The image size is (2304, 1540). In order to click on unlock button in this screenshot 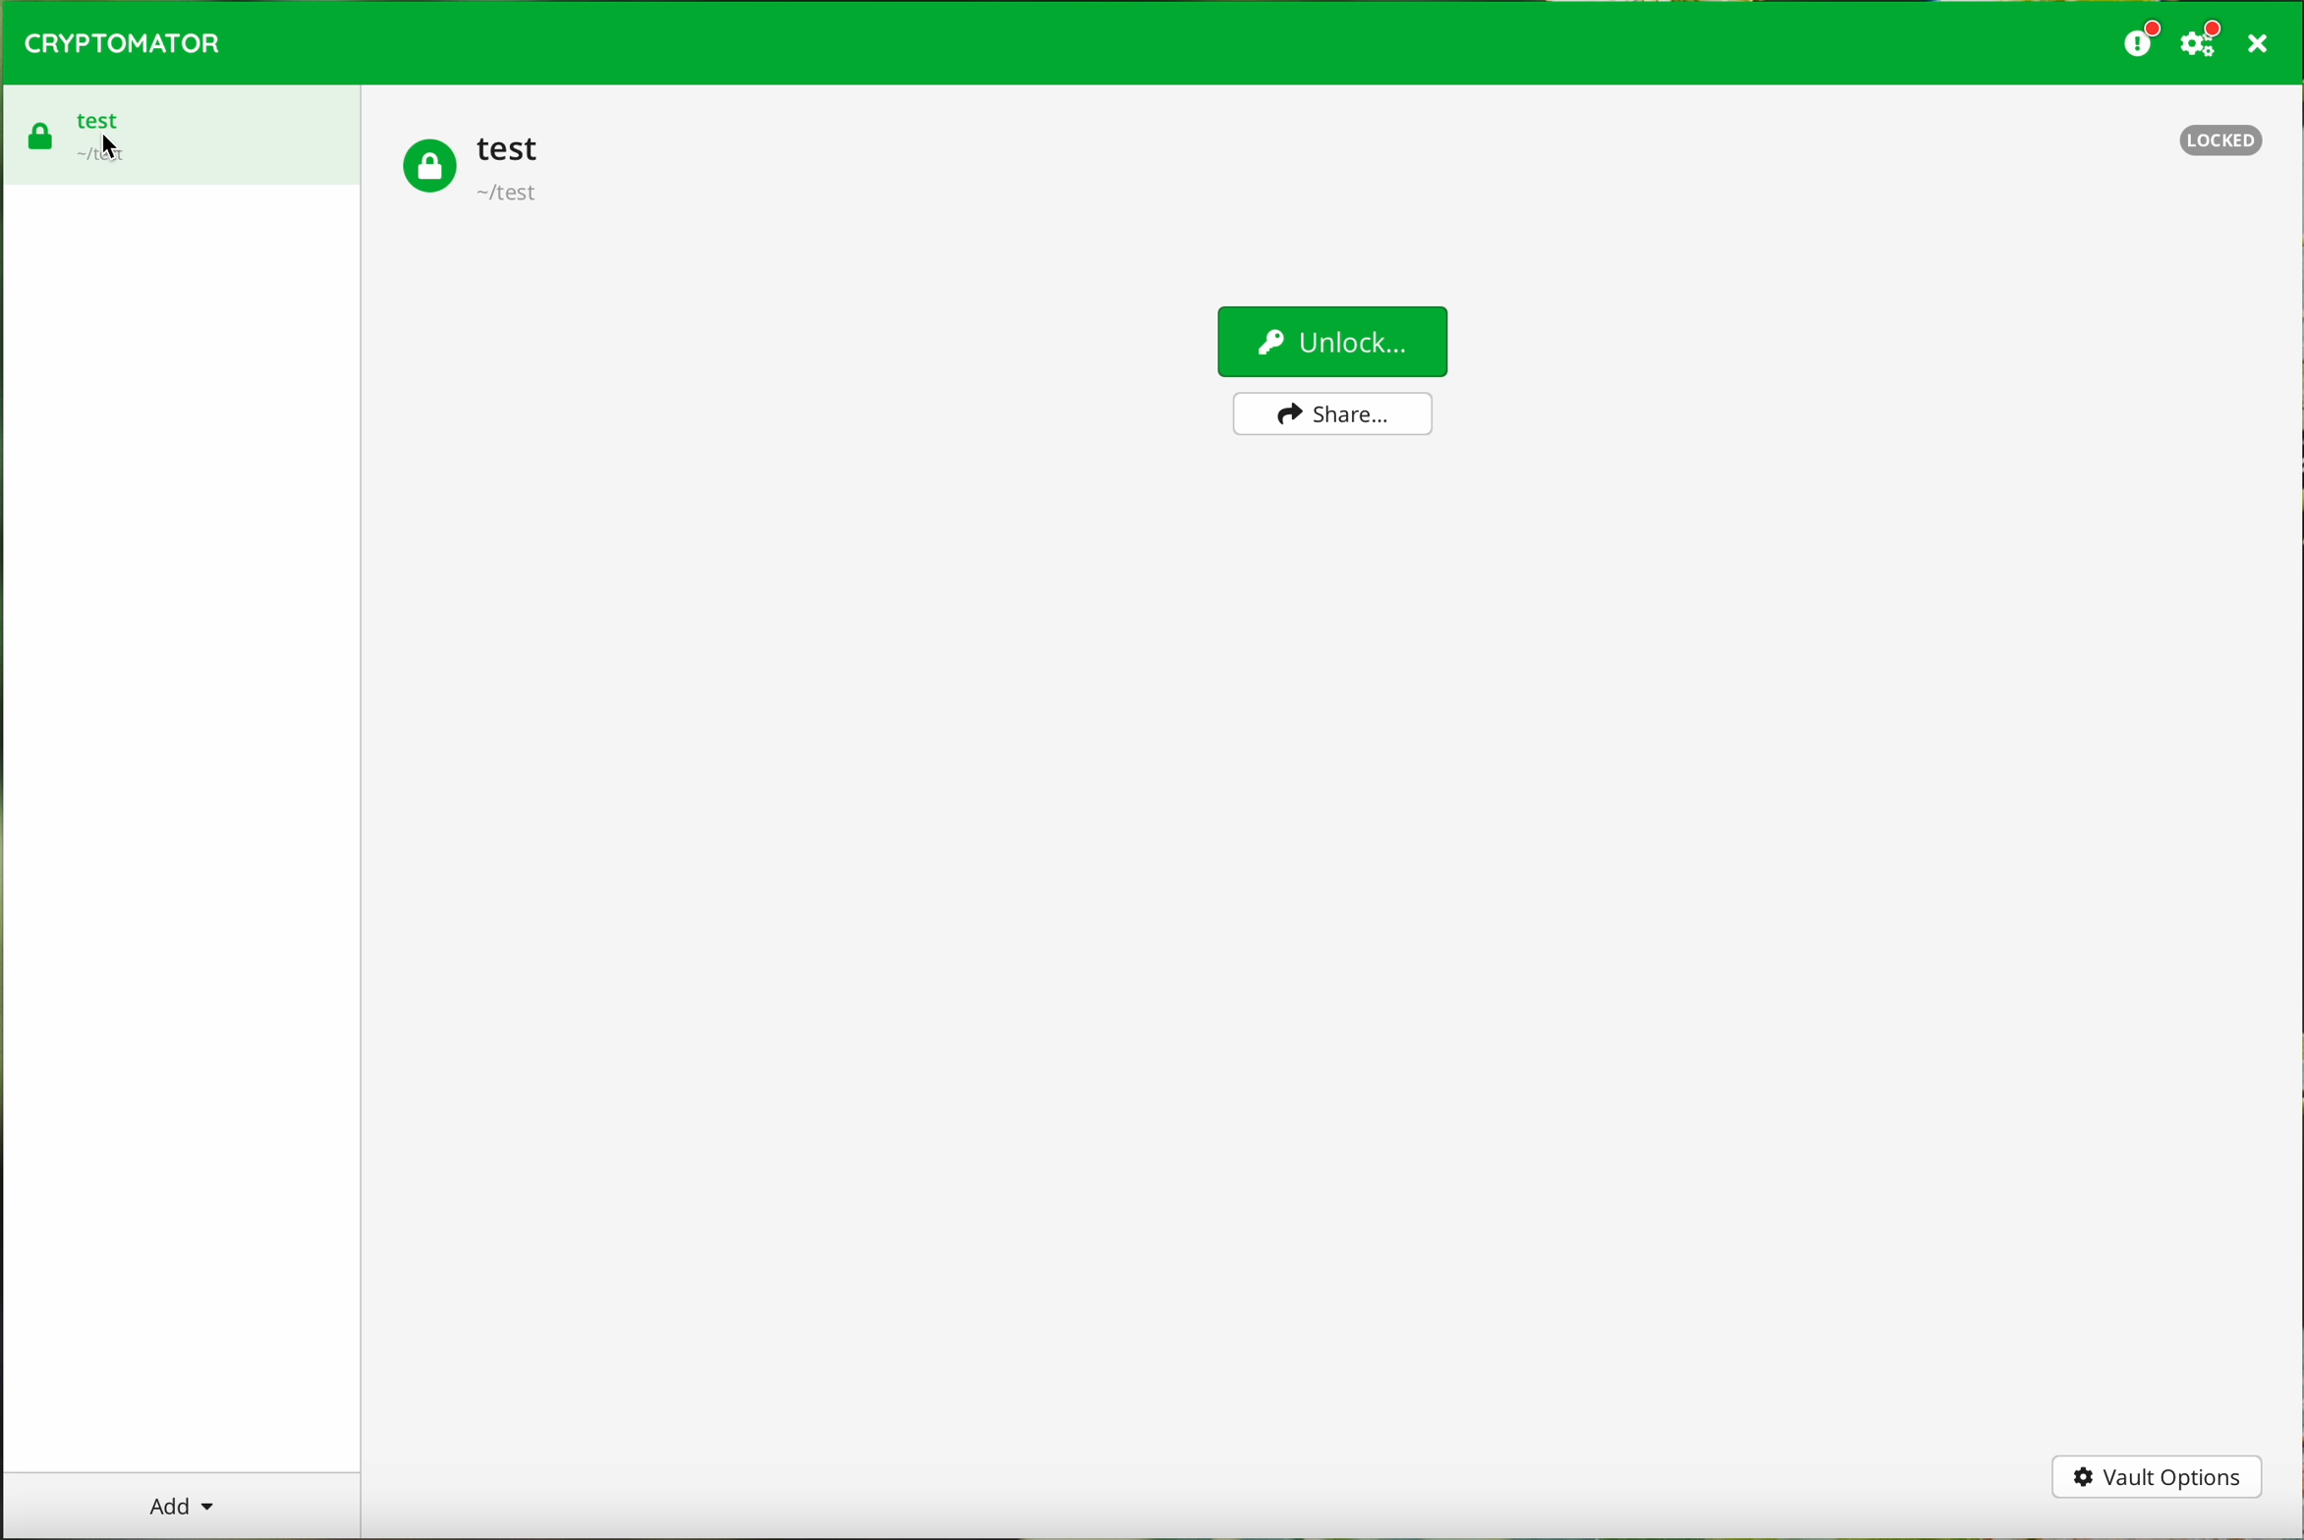, I will do `click(1330, 341)`.